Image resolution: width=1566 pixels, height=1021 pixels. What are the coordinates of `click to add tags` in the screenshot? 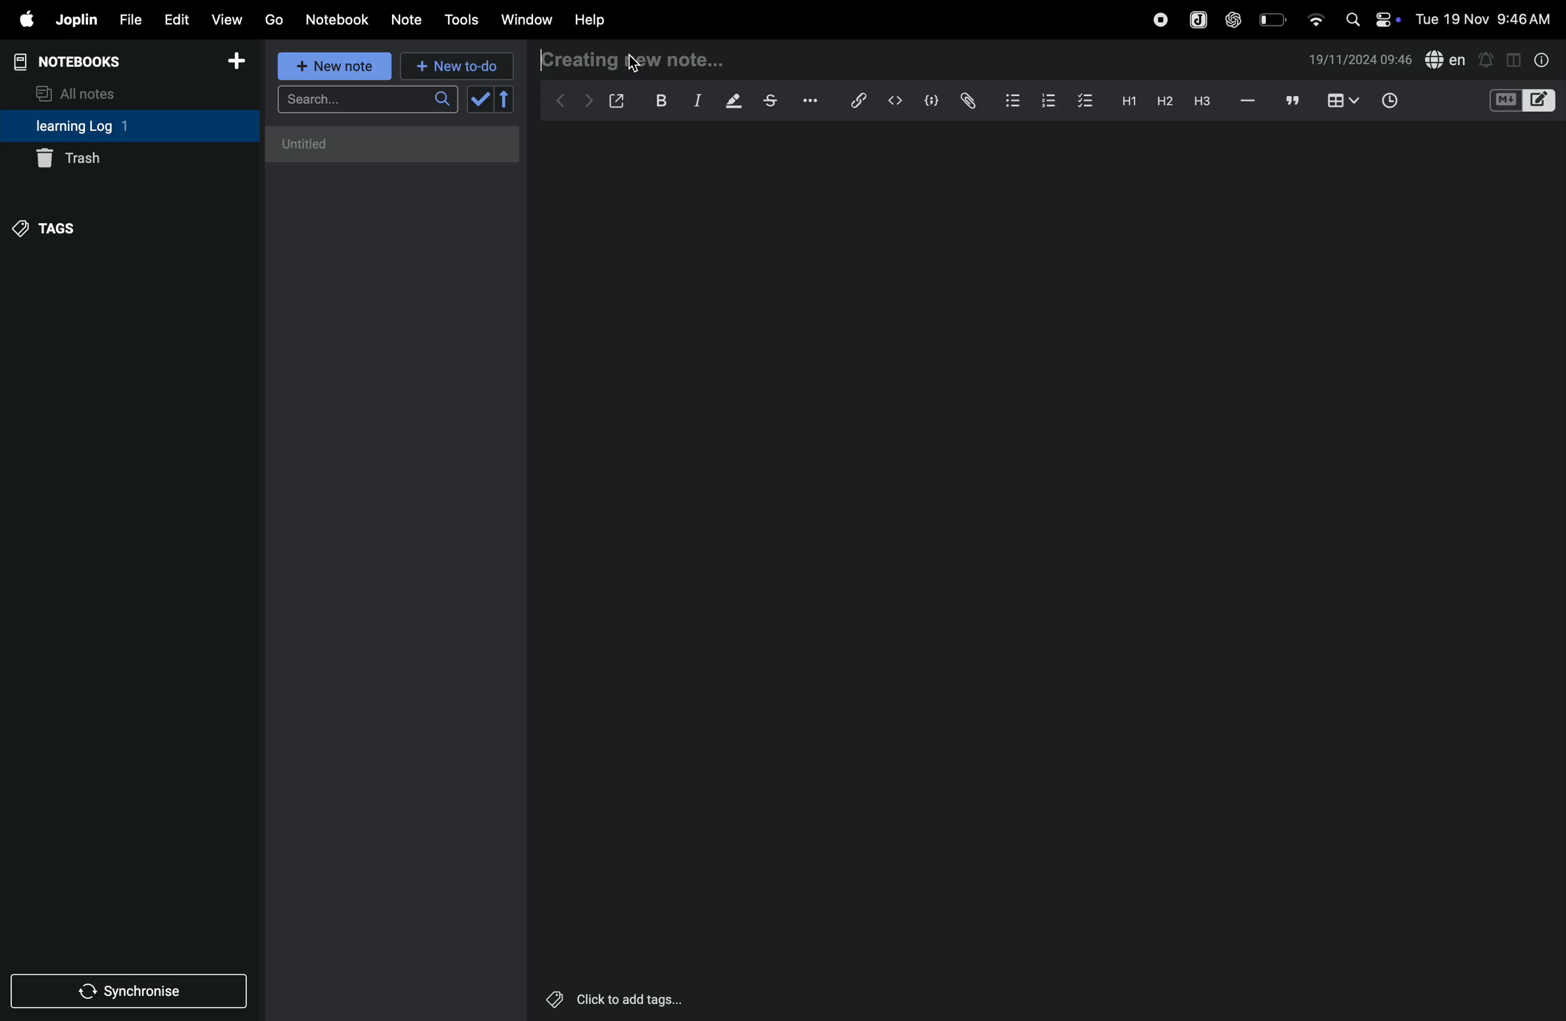 It's located at (611, 1000).